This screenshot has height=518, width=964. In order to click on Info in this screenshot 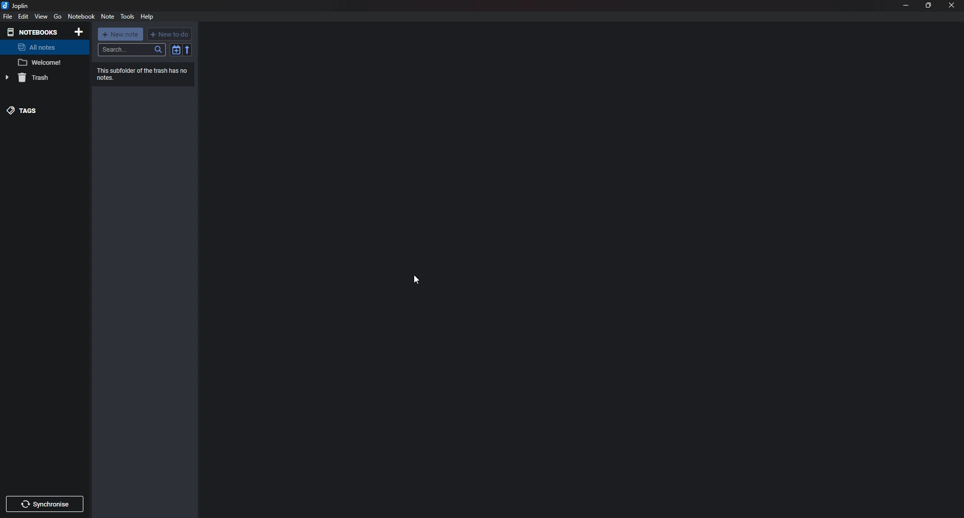, I will do `click(145, 73)`.